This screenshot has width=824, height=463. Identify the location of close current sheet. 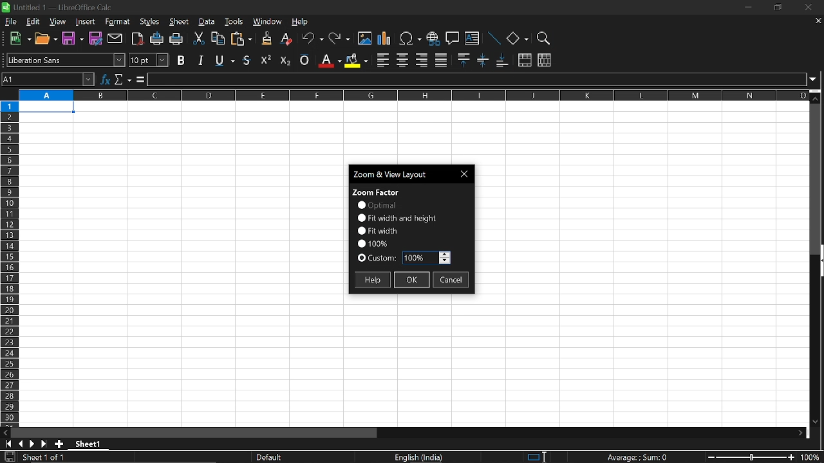
(817, 22).